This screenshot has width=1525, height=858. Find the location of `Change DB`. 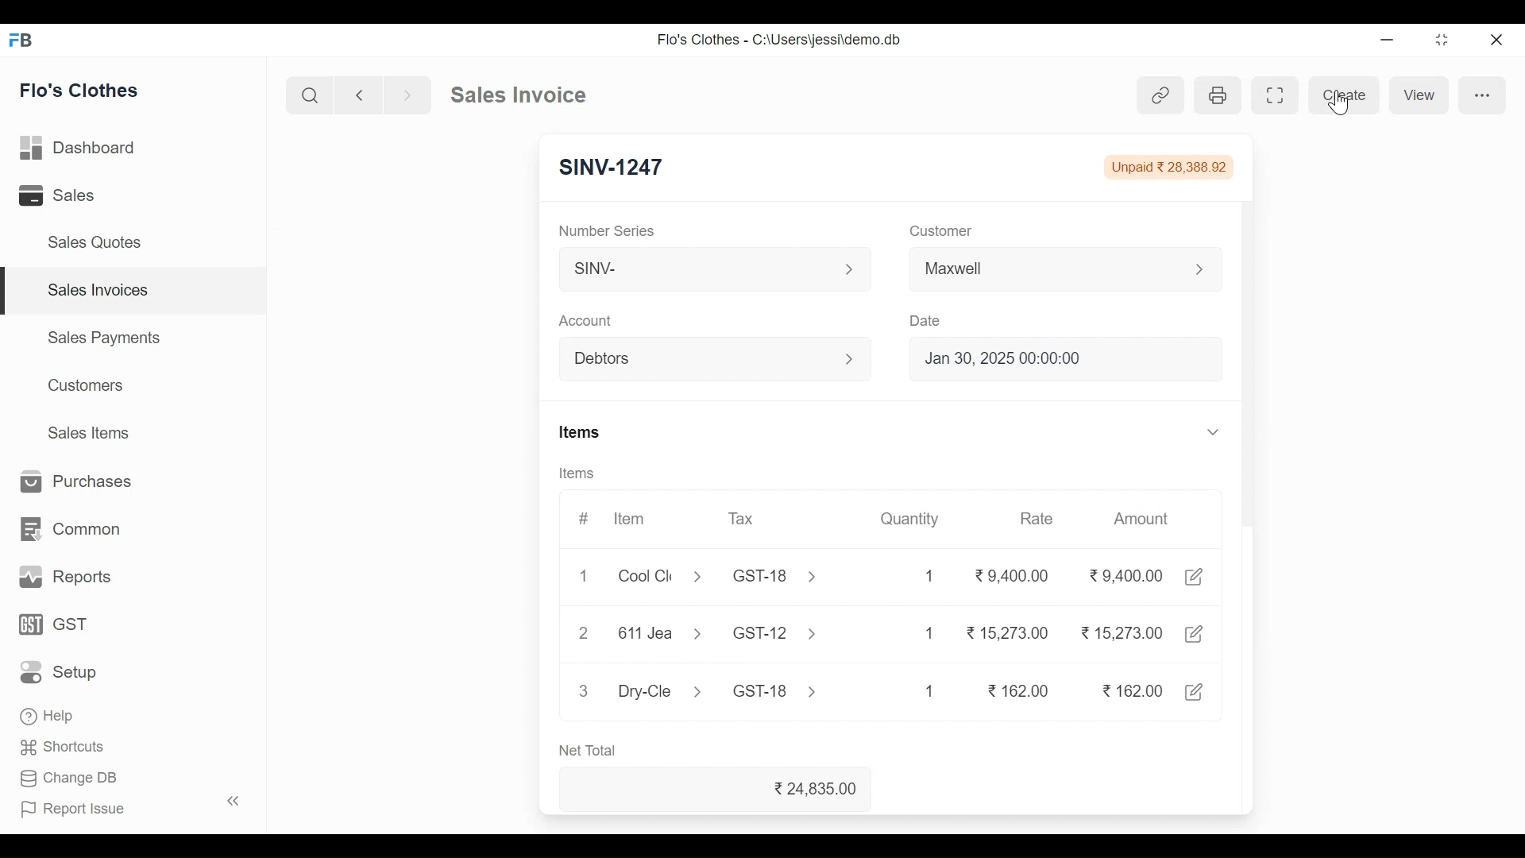

Change DB is located at coordinates (70, 780).